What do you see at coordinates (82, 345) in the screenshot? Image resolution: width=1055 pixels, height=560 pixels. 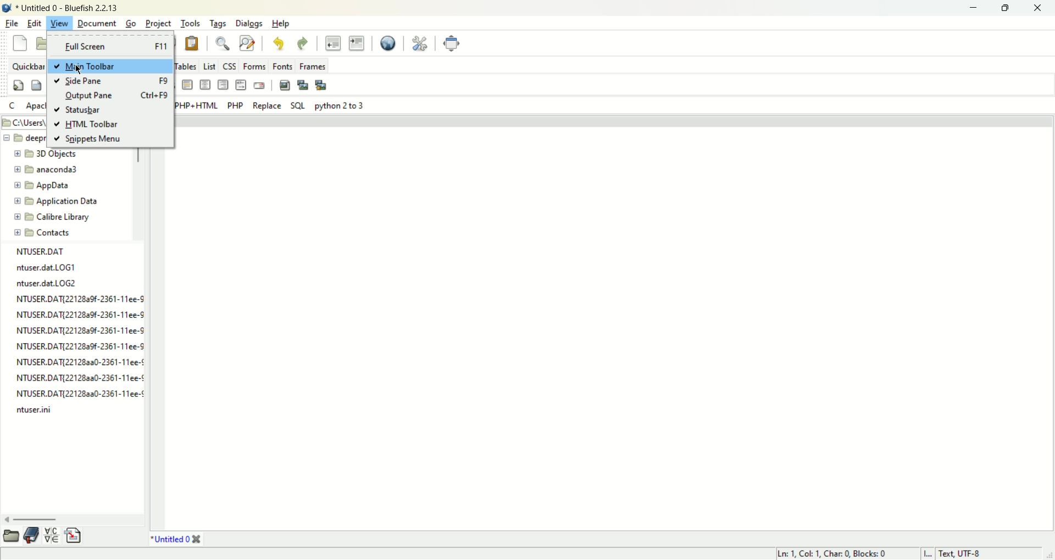 I see `NTUSER.DAT{221282a9f-2361-11ee-9` at bounding box center [82, 345].